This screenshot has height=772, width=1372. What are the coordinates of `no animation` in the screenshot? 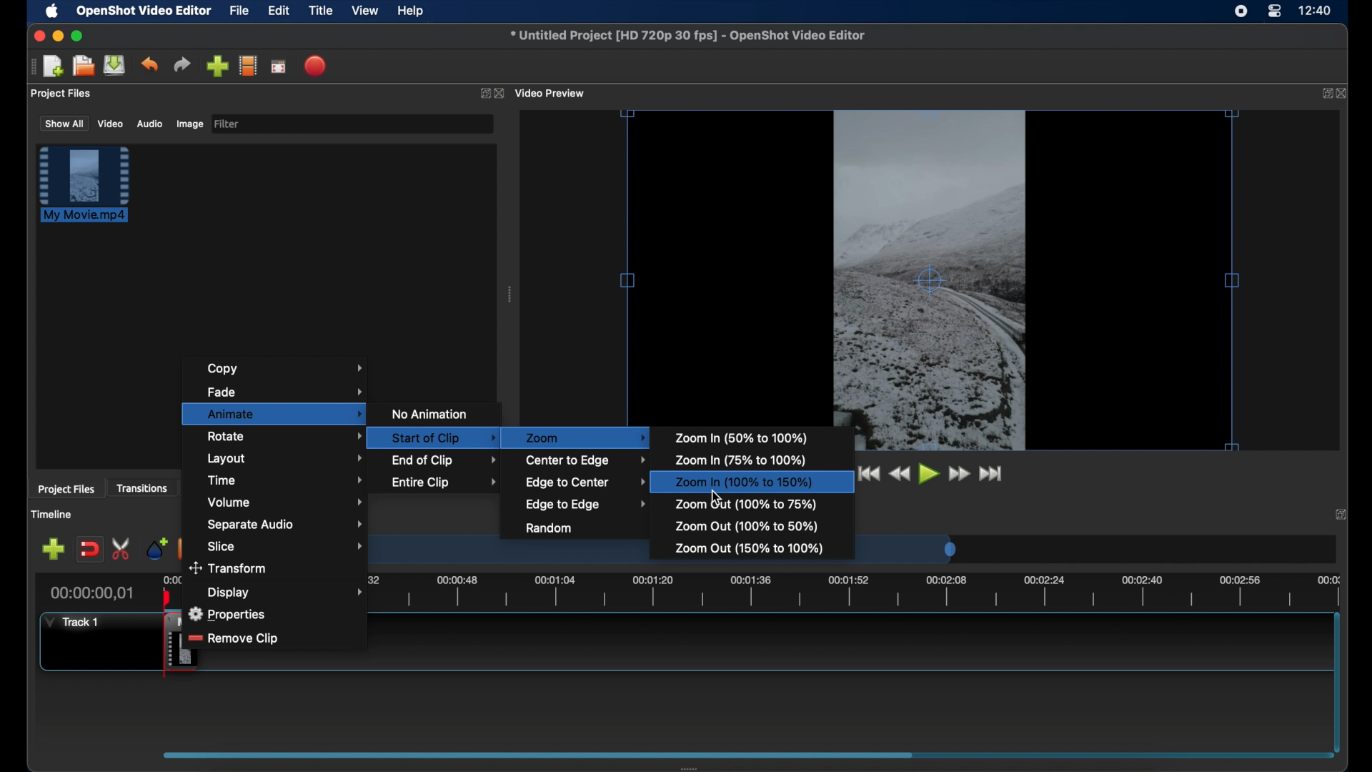 It's located at (432, 414).